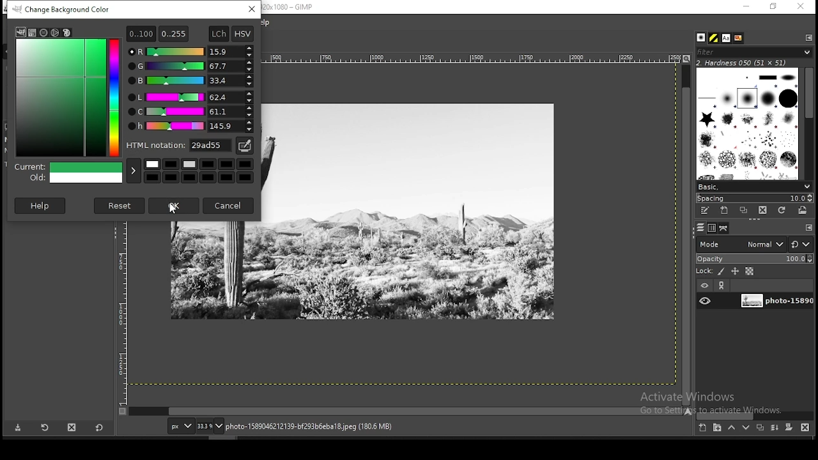 The width and height of the screenshot is (818, 460). What do you see at coordinates (191, 126) in the screenshot?
I see `lvh hue` at bounding box center [191, 126].